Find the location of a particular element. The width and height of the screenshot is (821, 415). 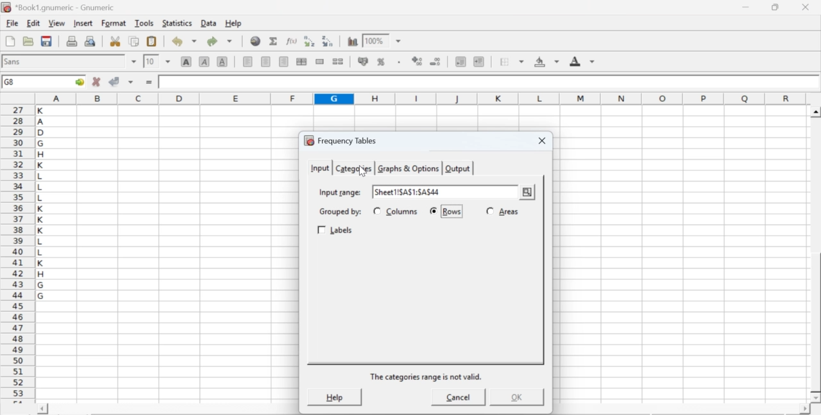

format selection as percentage is located at coordinates (380, 61).